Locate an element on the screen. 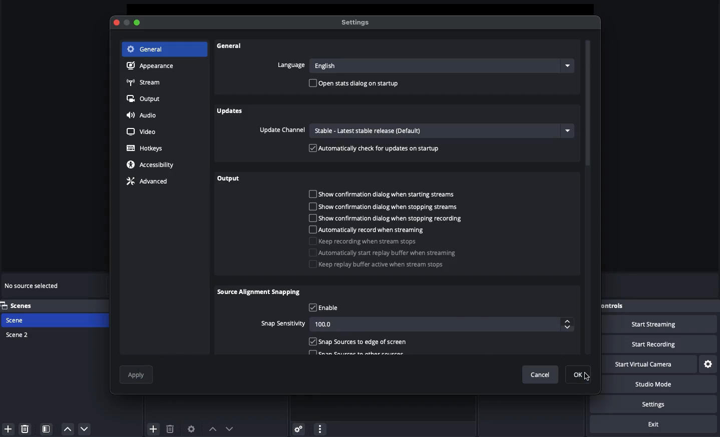 This screenshot has height=437, width=720. Audio is located at coordinates (145, 116).